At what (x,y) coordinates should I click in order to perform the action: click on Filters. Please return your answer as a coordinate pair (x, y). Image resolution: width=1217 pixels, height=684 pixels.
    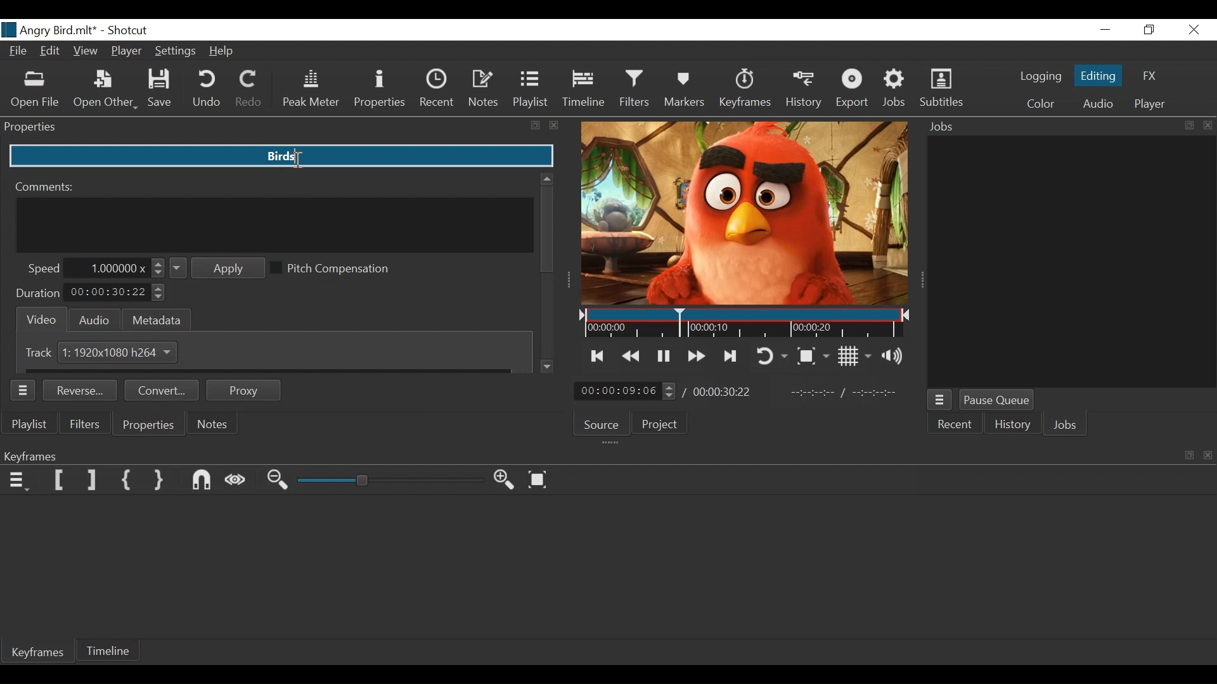
    Looking at the image, I should click on (86, 424).